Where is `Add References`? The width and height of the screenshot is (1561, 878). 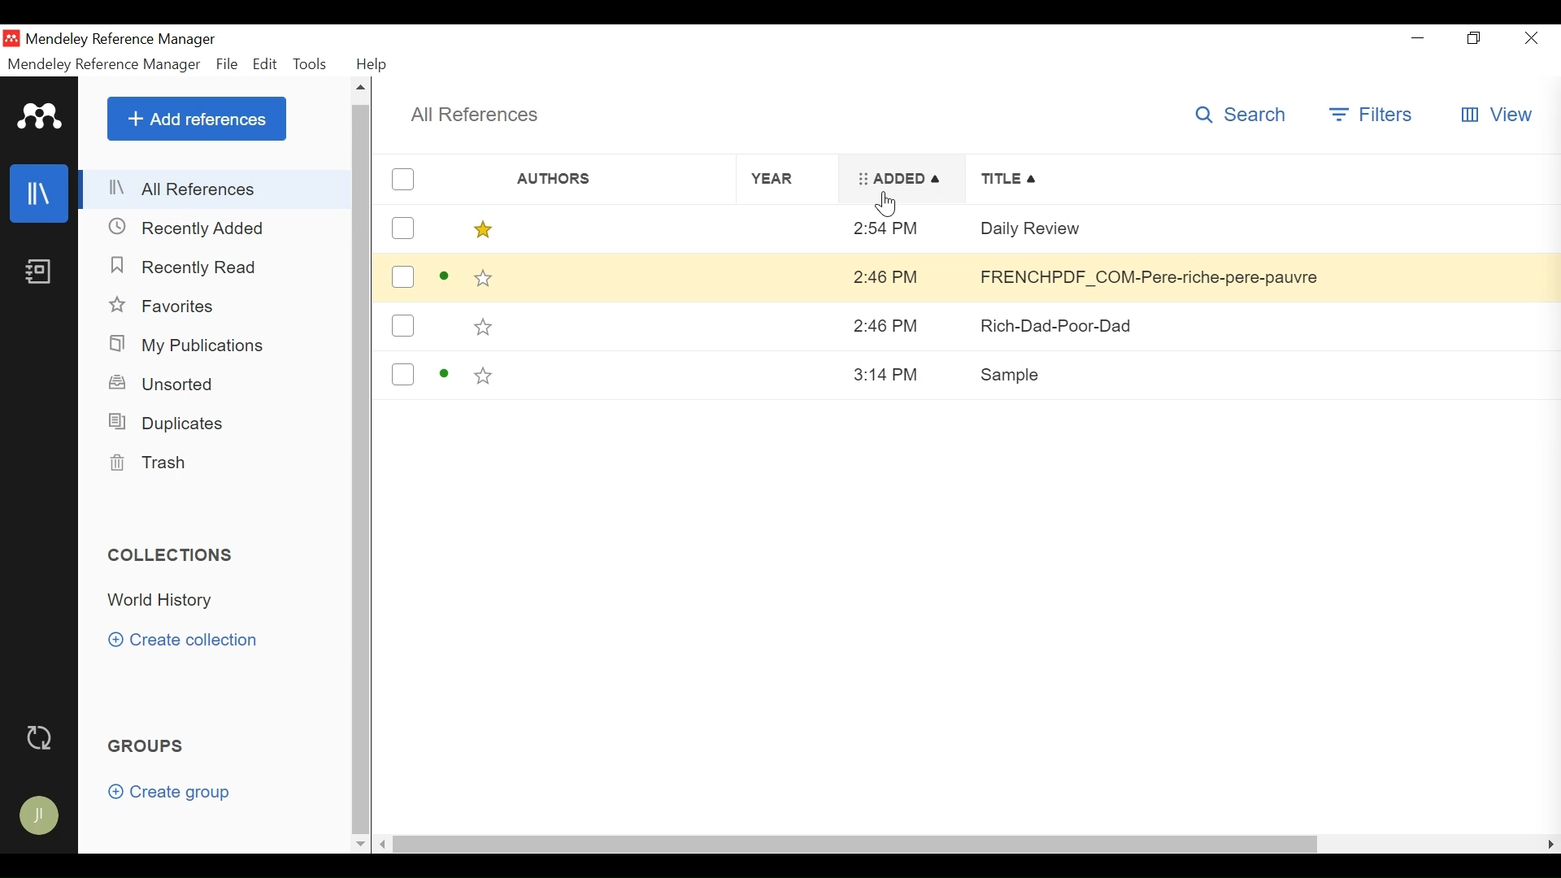 Add References is located at coordinates (196, 119).